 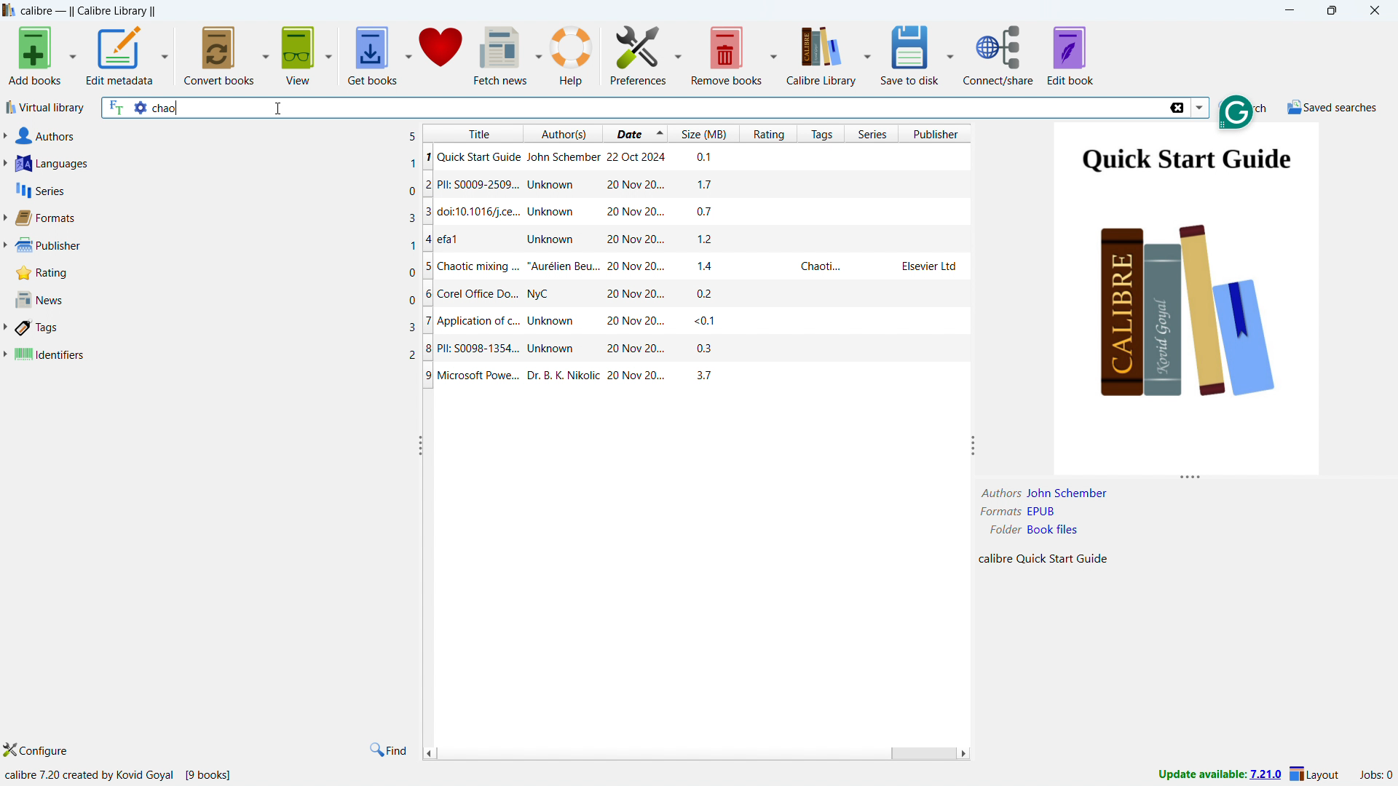 I want to click on active jobs, so click(x=1377, y=775).